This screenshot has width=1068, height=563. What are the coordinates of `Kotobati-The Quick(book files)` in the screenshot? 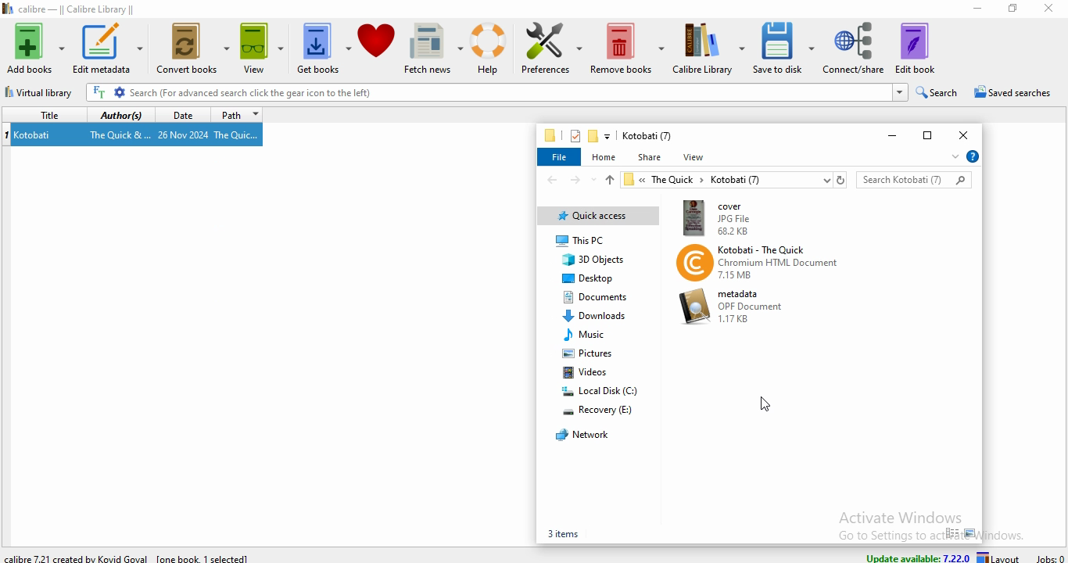 It's located at (758, 263).